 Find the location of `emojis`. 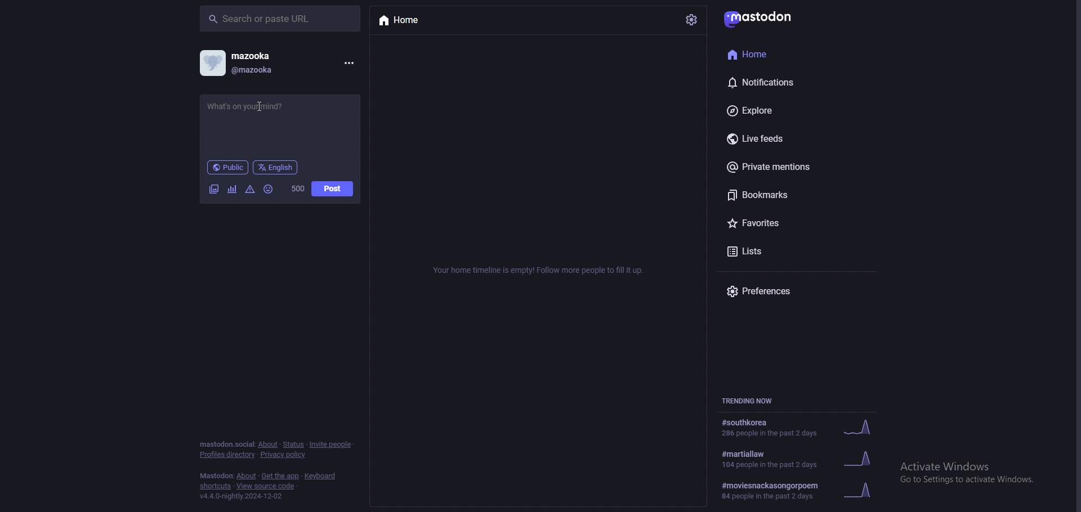

emojis is located at coordinates (269, 190).